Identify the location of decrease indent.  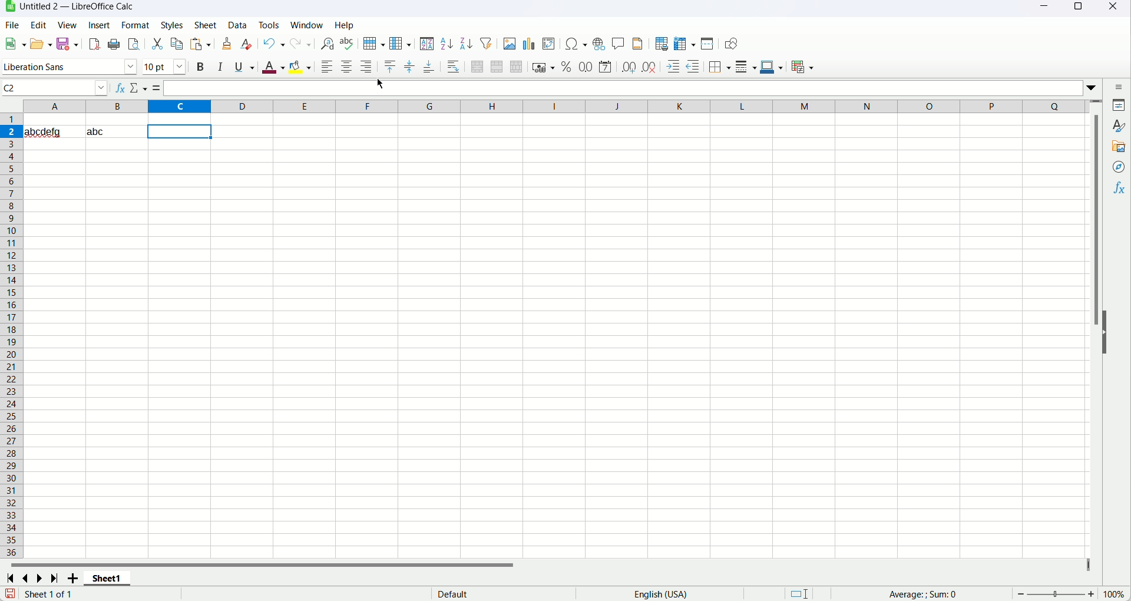
(674, 67).